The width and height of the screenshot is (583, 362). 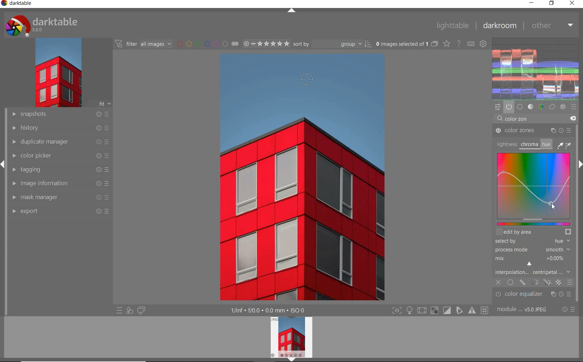 What do you see at coordinates (208, 44) in the screenshot?
I see `filter by image color label` at bounding box center [208, 44].